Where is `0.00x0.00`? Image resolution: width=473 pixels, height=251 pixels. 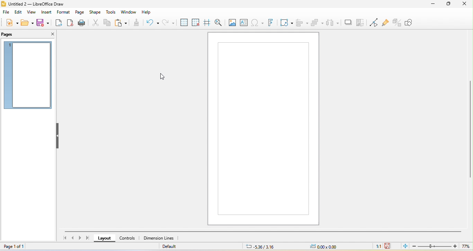 0.00x0.00 is located at coordinates (323, 246).